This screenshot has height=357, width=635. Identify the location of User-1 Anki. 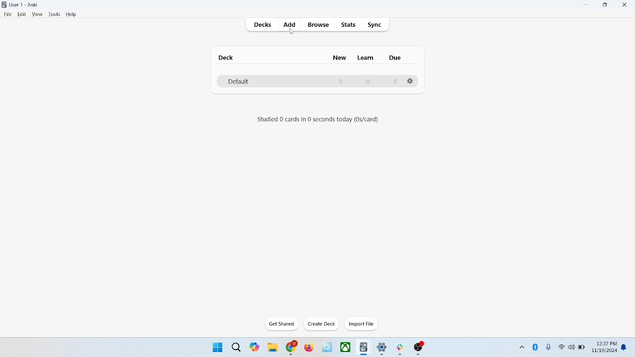
(26, 5).